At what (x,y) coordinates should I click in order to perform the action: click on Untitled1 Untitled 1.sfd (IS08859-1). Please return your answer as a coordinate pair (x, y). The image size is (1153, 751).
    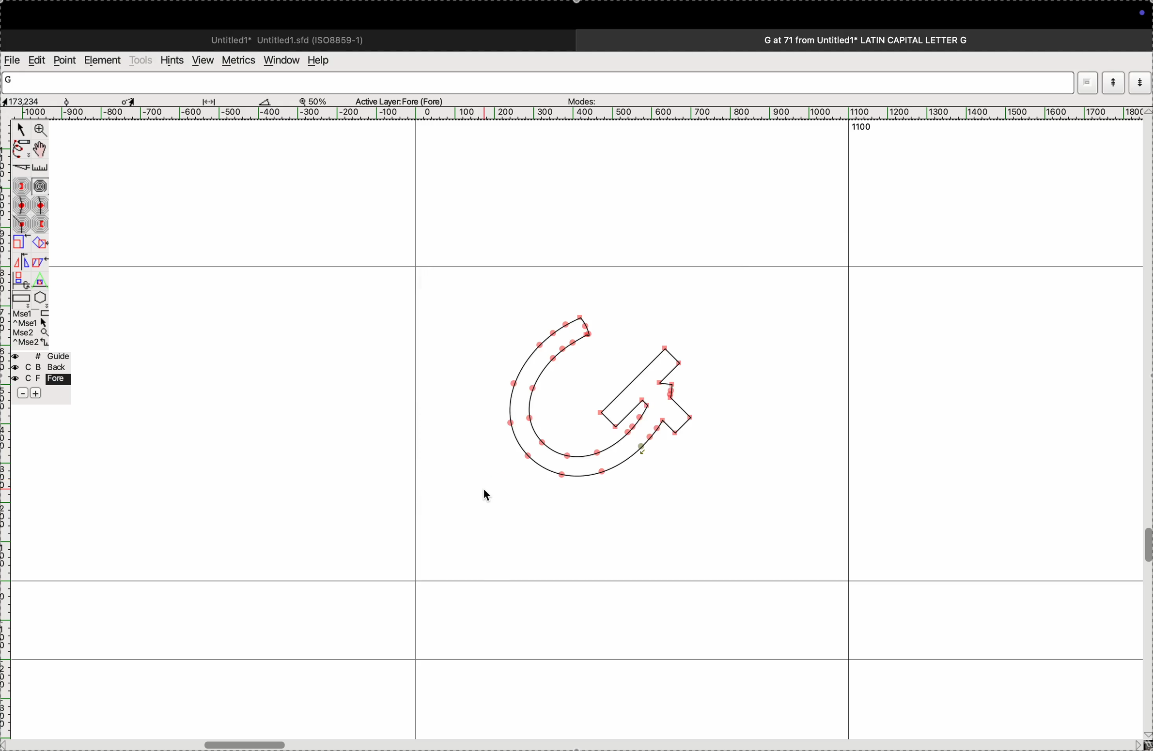
    Looking at the image, I should click on (280, 39).